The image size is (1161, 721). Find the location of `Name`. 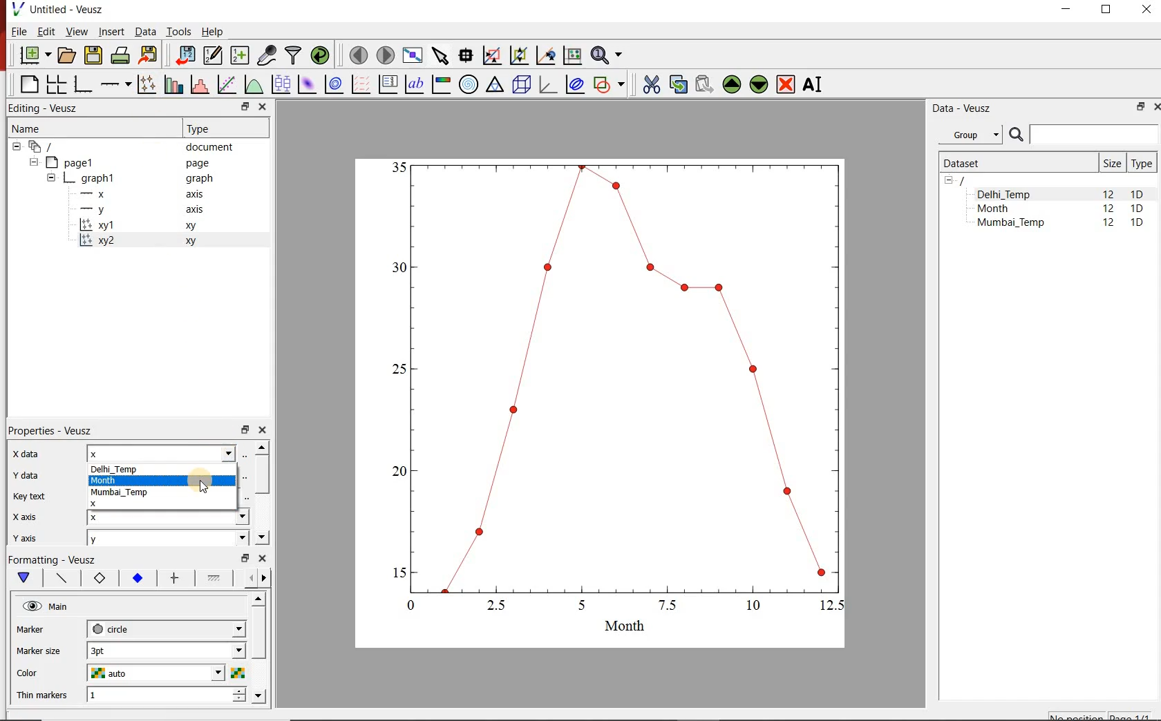

Name is located at coordinates (28, 128).